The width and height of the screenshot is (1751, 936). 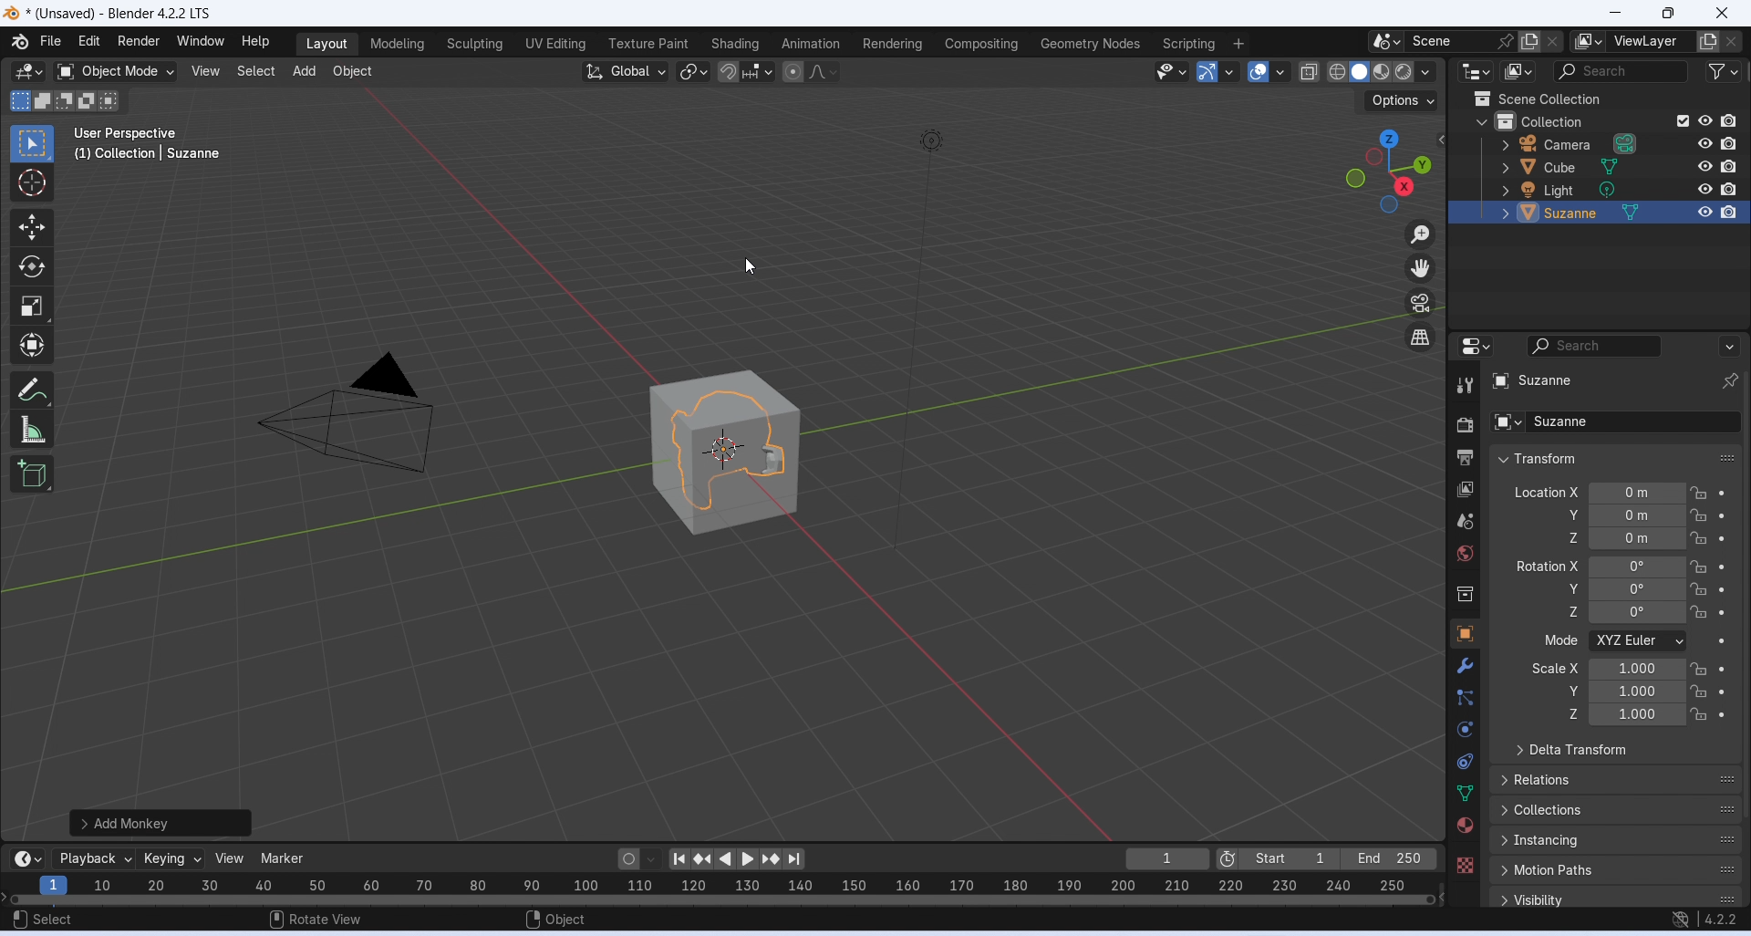 What do you see at coordinates (1698, 714) in the screenshot?
I see `lock location` at bounding box center [1698, 714].